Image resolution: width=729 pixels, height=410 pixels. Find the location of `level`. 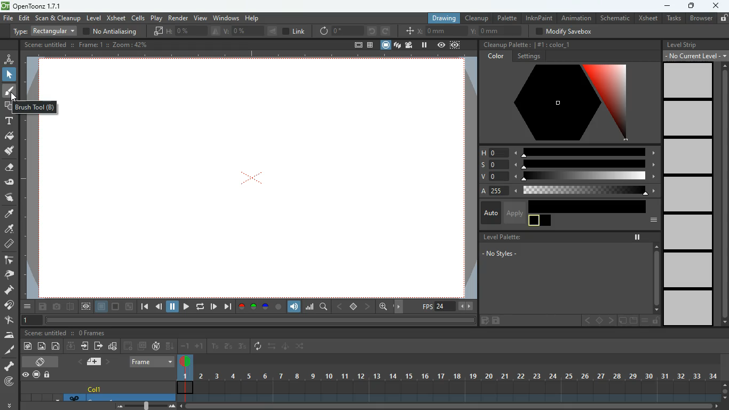

level is located at coordinates (686, 156).